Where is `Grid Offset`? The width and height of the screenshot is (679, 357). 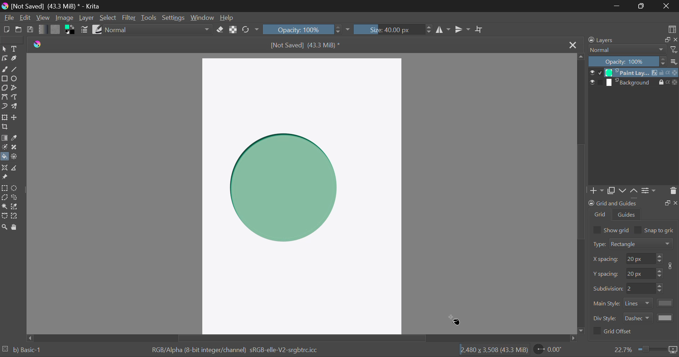 Grid Offset is located at coordinates (614, 332).